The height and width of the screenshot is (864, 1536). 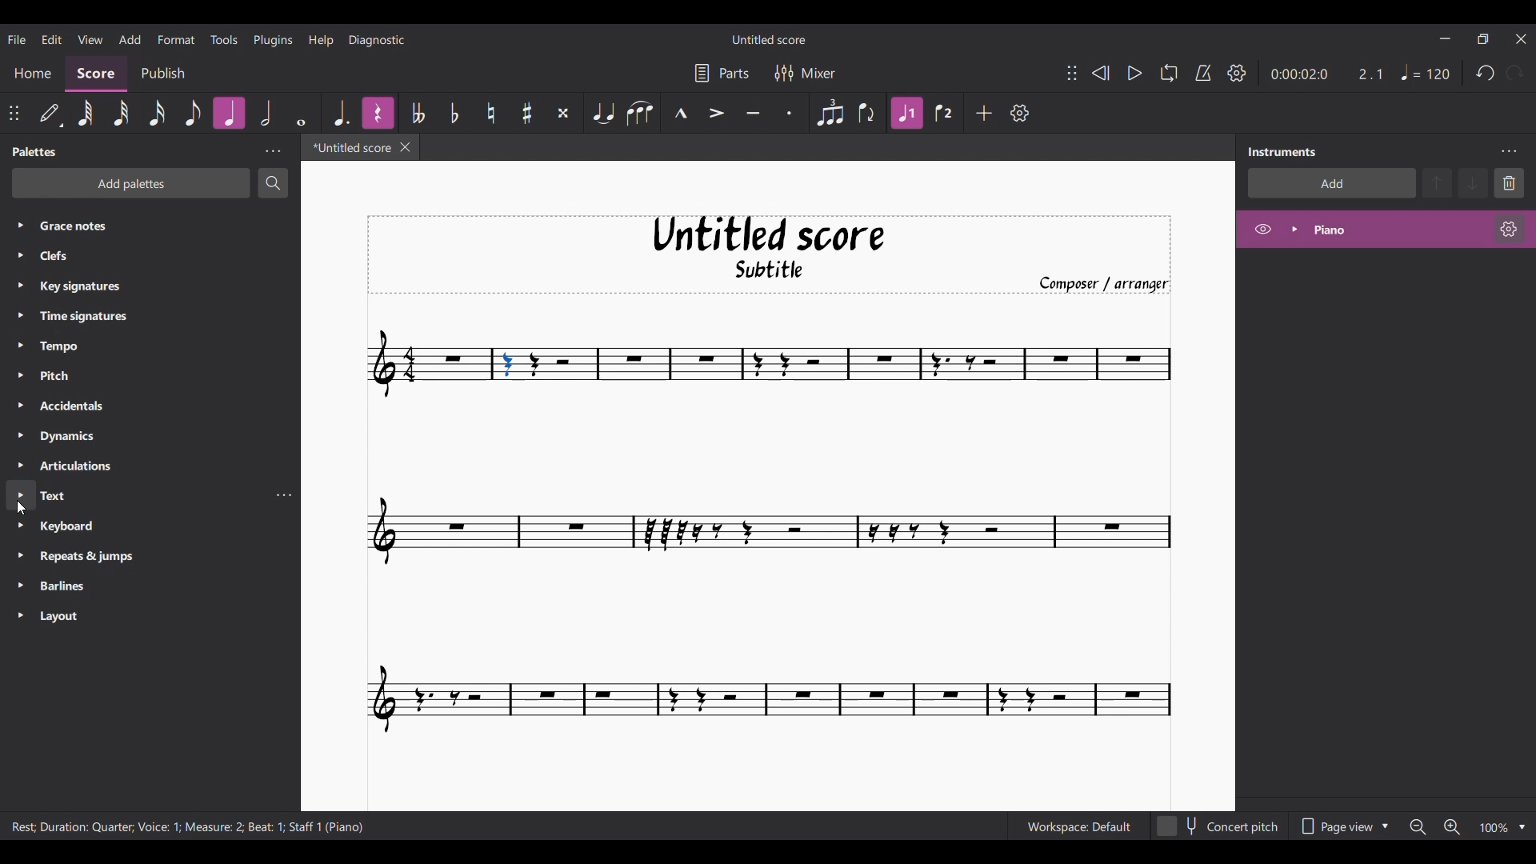 I want to click on Format menu, so click(x=175, y=38).